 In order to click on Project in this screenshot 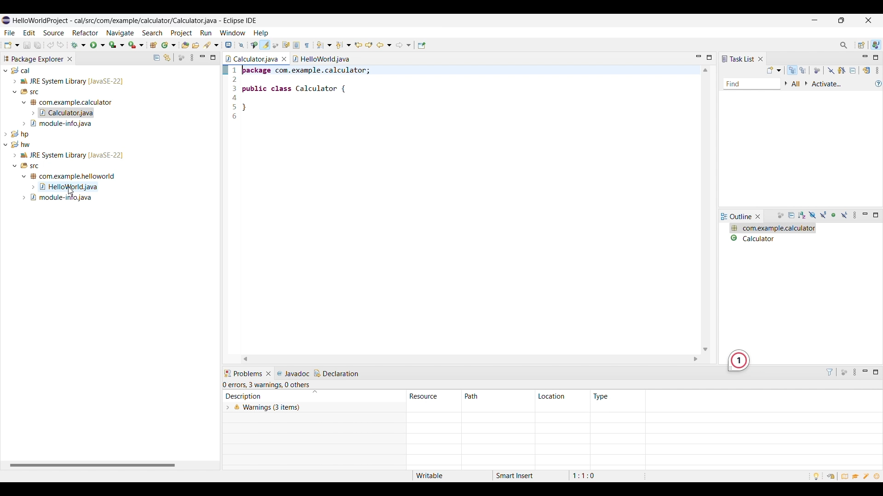, I will do `click(181, 33)`.